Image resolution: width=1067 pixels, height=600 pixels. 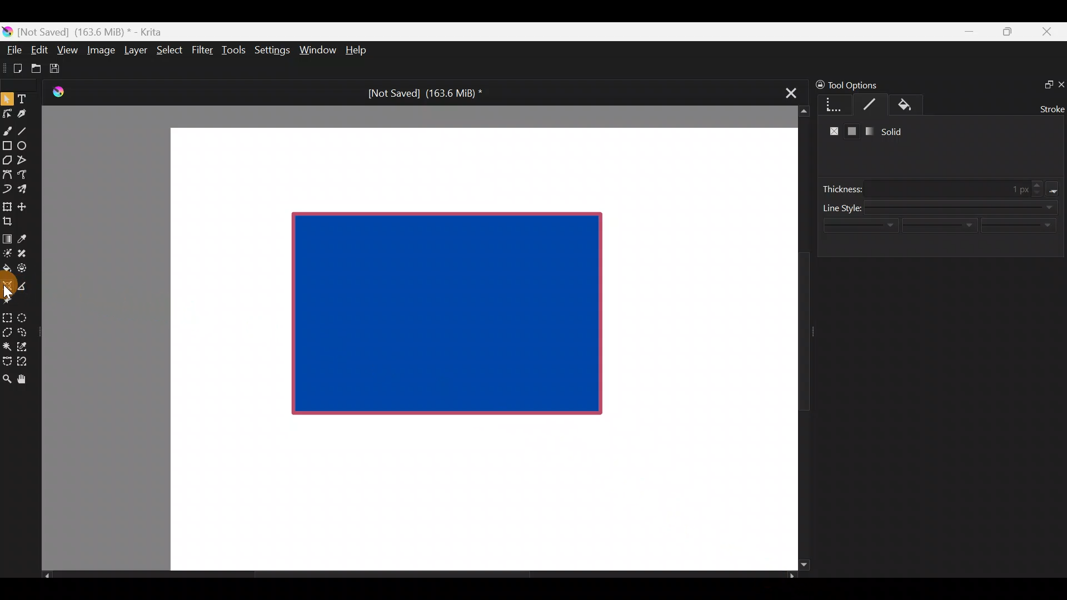 I want to click on Magnetic curve selection tool, so click(x=26, y=362).